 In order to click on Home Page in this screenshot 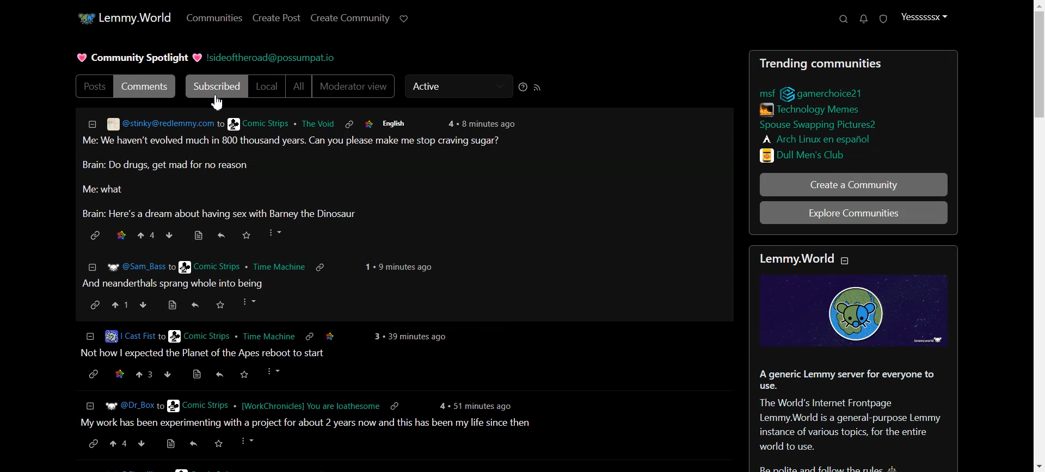, I will do `click(121, 17)`.